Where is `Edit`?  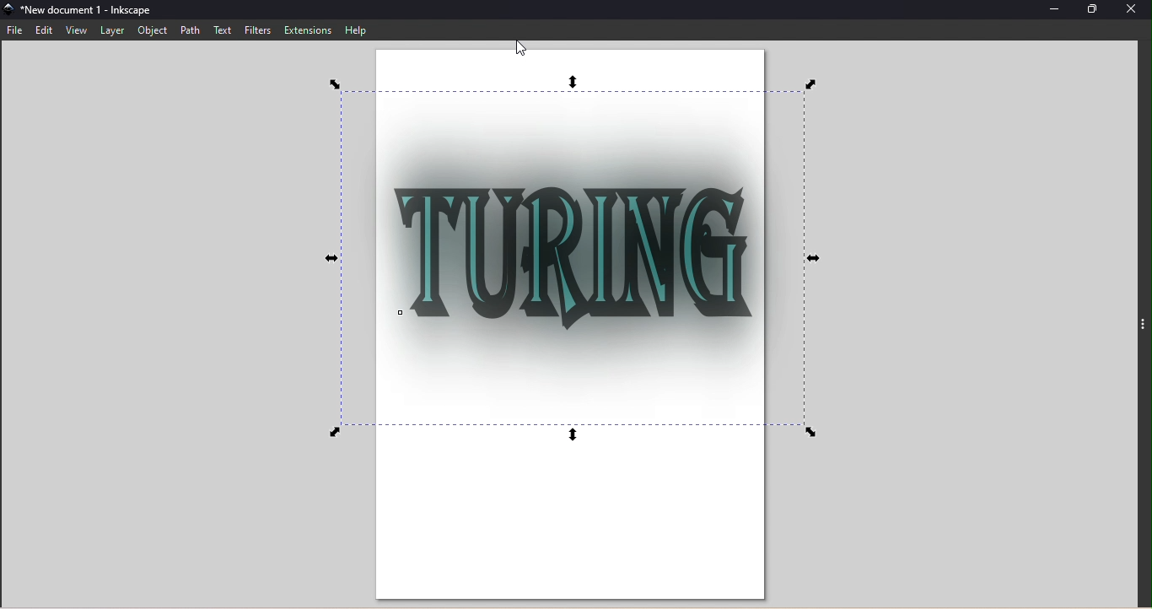
Edit is located at coordinates (46, 30).